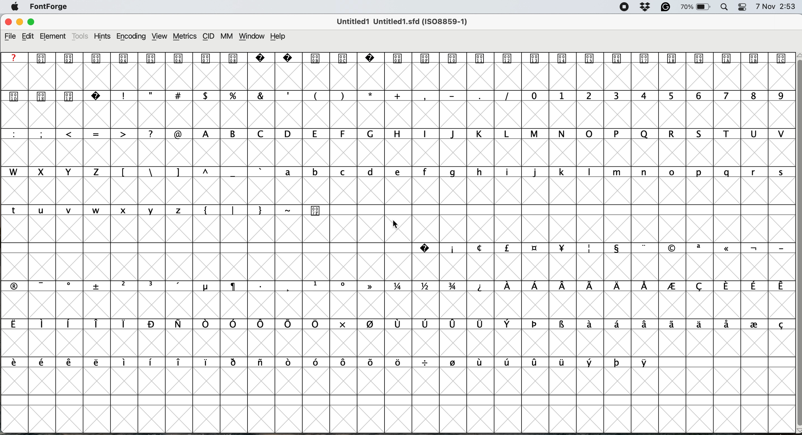 Image resolution: width=802 pixels, height=435 pixels. I want to click on element, so click(56, 36).